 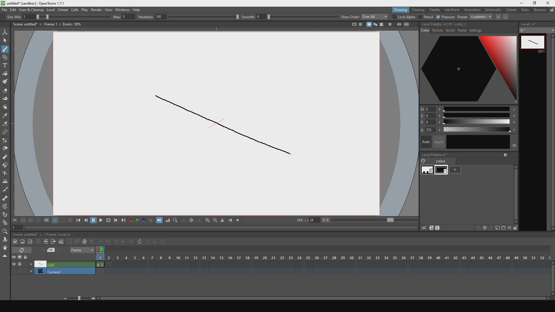 What do you see at coordinates (13, 9) in the screenshot?
I see `edit` at bounding box center [13, 9].